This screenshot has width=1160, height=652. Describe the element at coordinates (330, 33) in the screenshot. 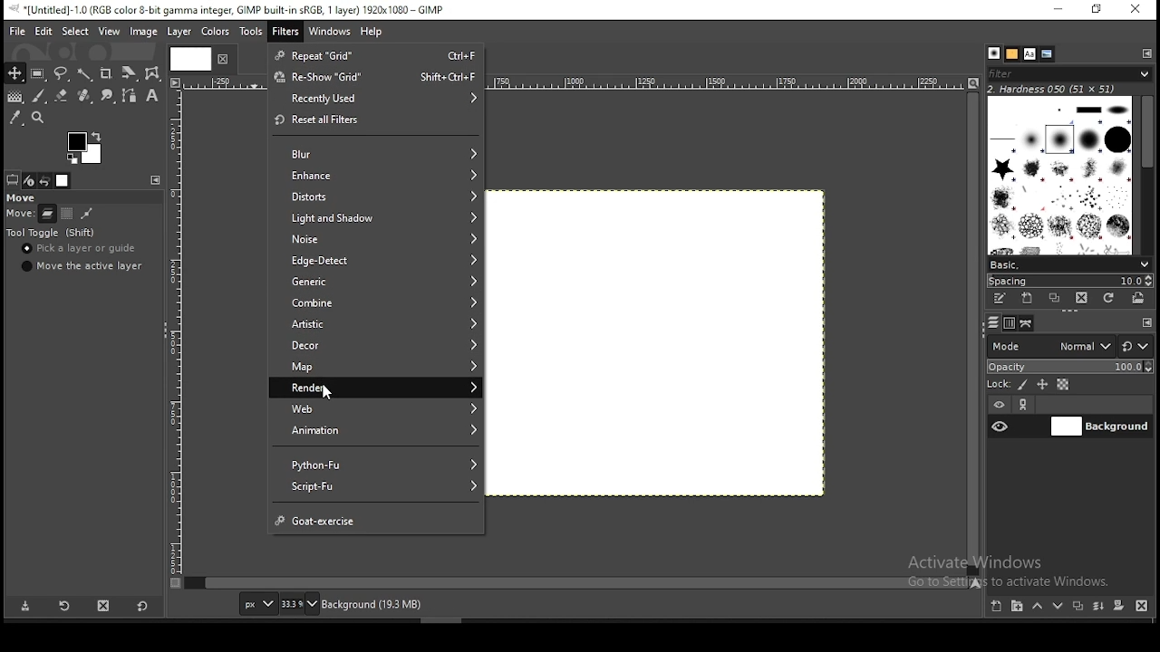

I see `windows` at that location.